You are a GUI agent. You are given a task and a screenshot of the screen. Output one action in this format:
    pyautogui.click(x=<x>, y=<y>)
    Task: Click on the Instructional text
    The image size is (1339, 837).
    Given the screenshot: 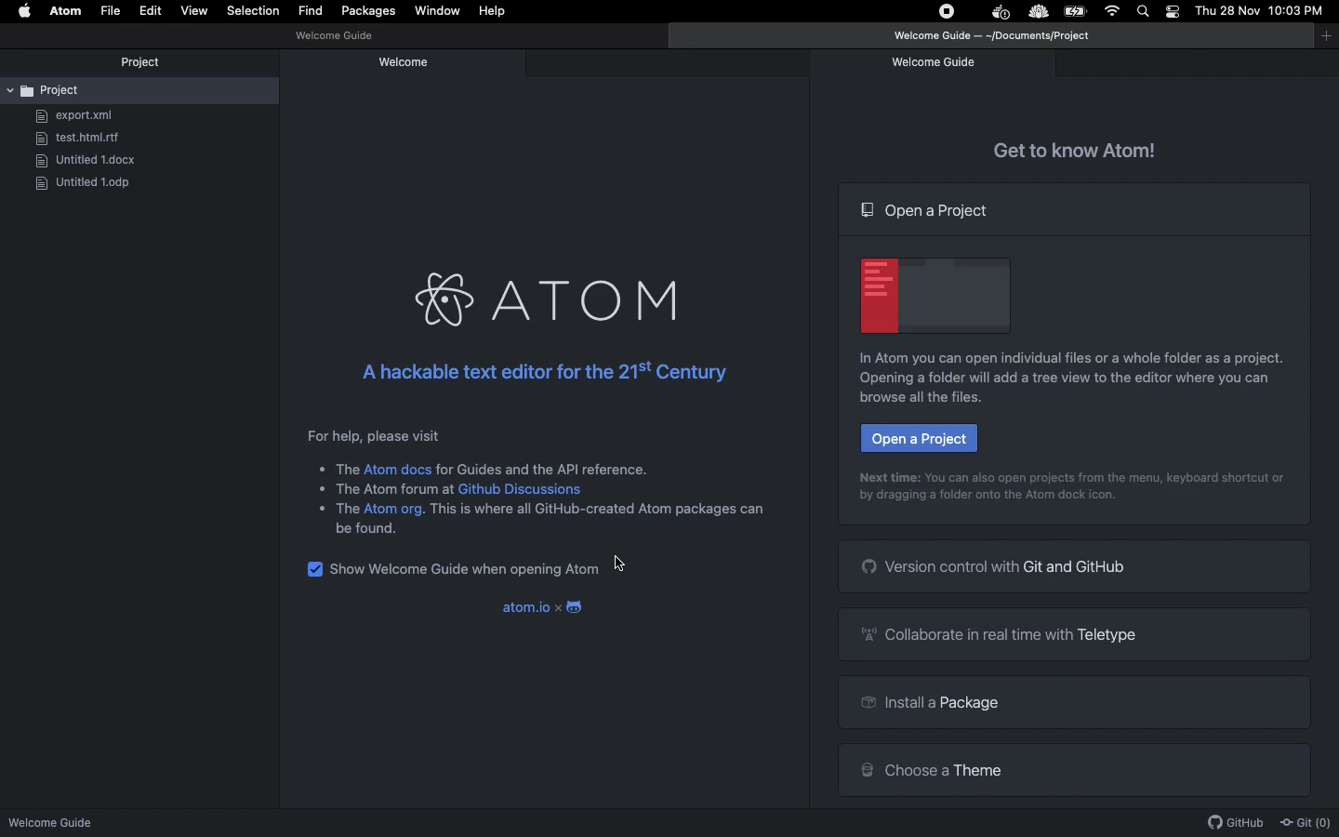 What is the action you would take?
    pyautogui.click(x=1070, y=475)
    